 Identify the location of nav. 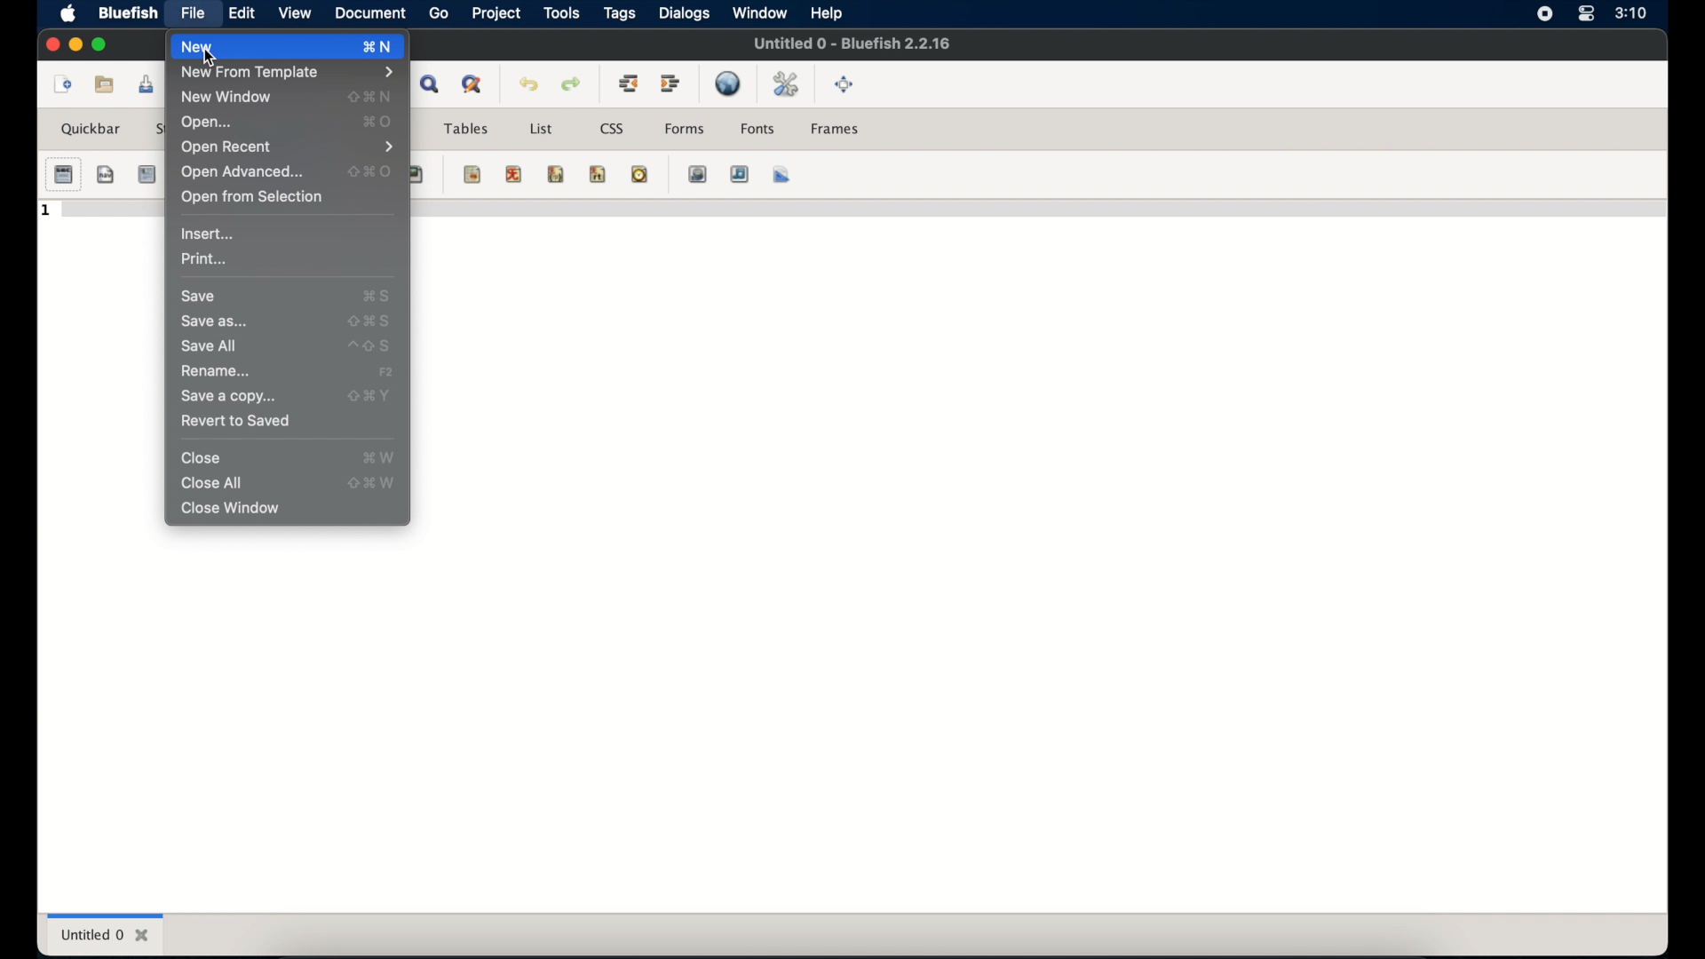
(107, 174).